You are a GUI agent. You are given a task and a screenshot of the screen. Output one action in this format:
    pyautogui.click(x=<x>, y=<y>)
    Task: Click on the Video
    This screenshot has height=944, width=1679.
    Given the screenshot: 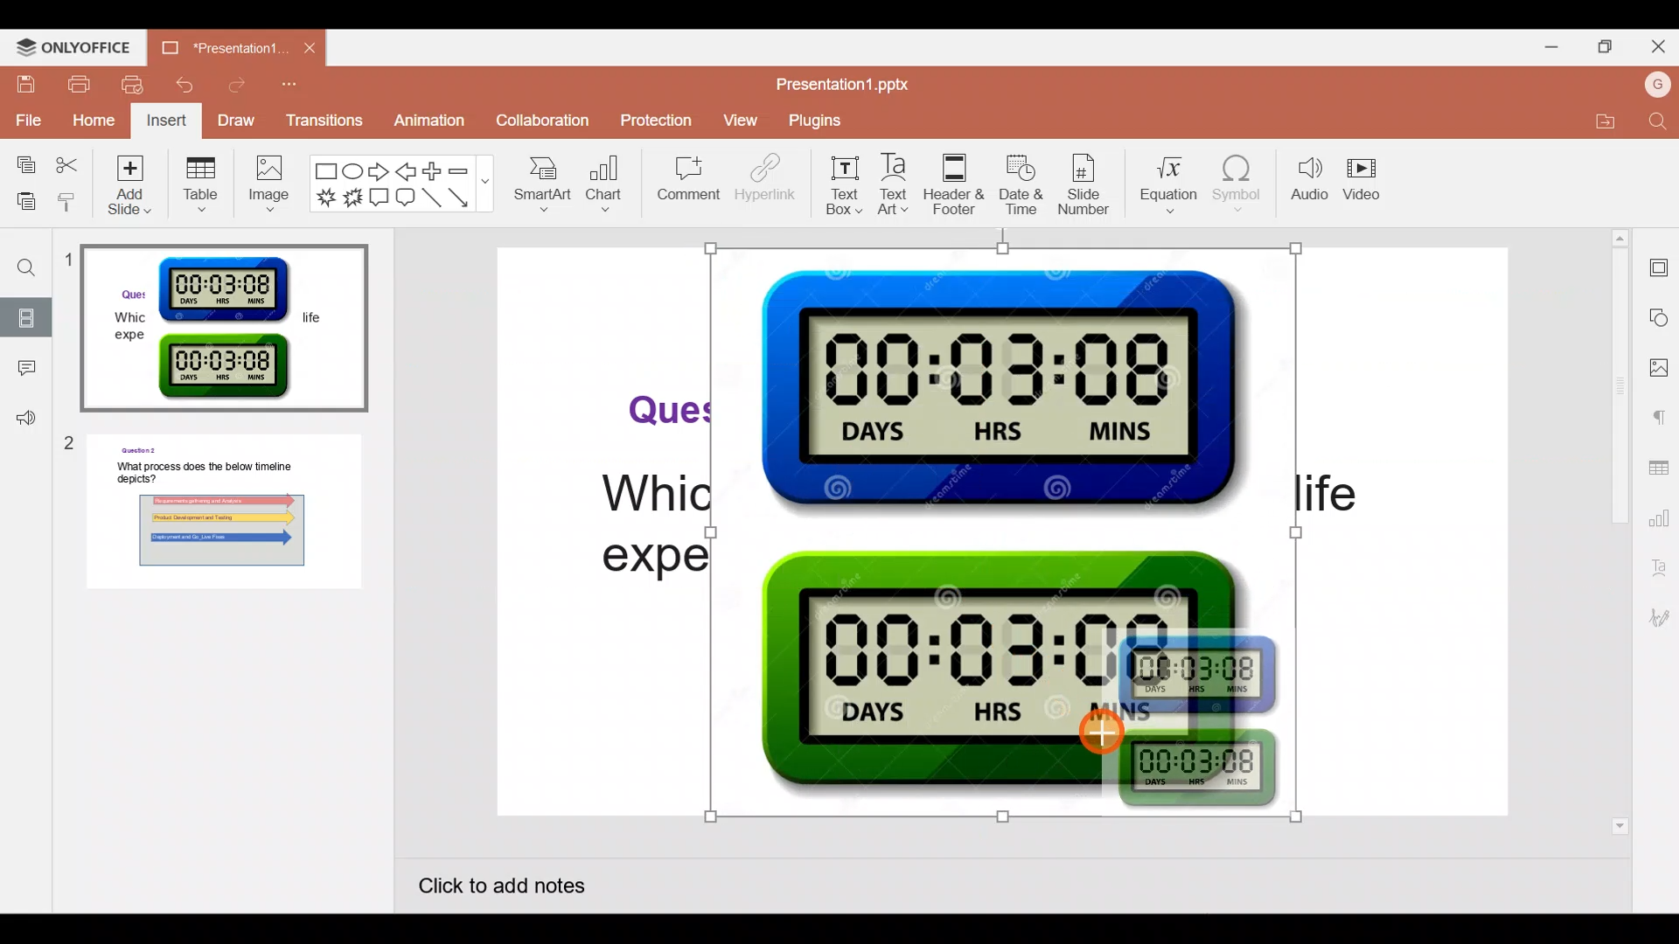 What is the action you would take?
    pyautogui.click(x=1369, y=176)
    